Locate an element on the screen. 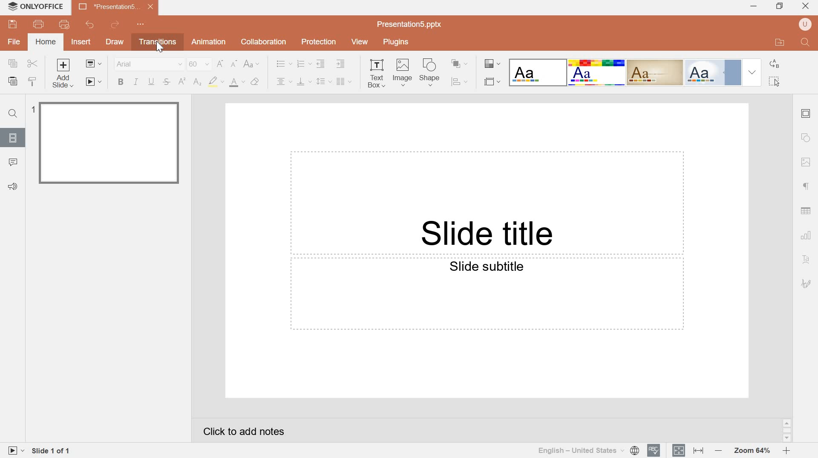 The image size is (818, 458). clear style is located at coordinates (255, 82).